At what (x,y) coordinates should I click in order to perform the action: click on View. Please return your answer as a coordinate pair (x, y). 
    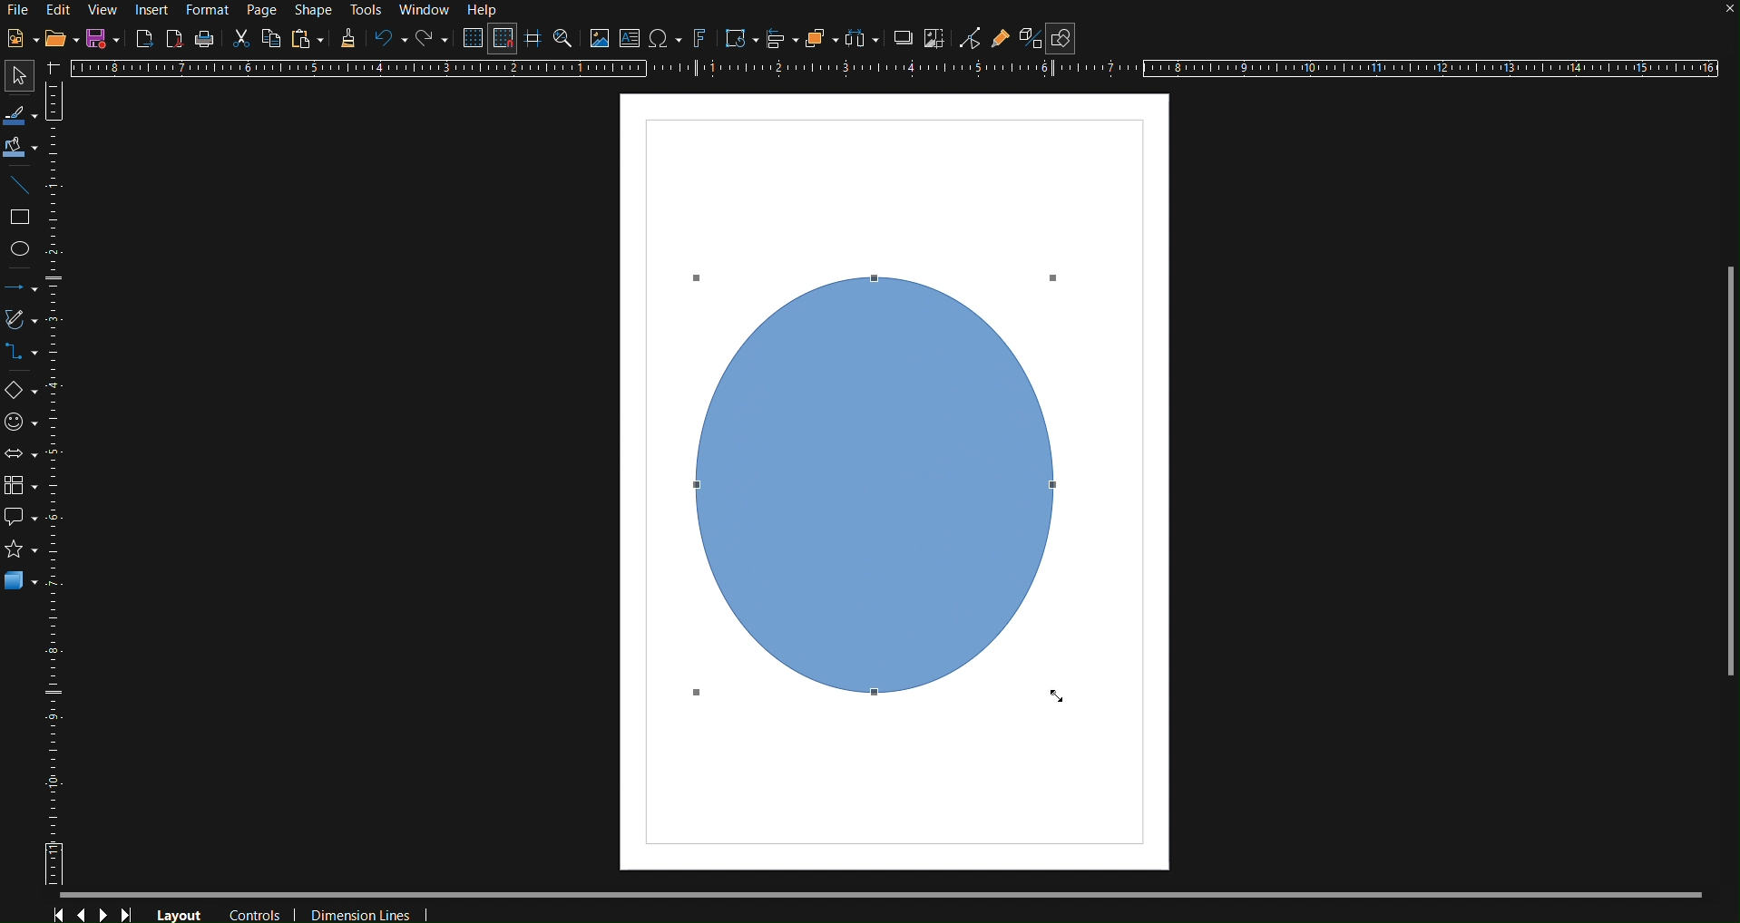
    Looking at the image, I should click on (105, 10).